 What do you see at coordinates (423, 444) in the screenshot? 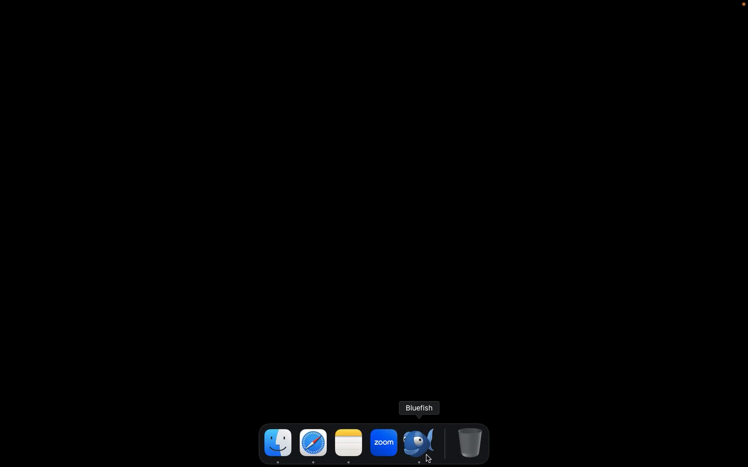
I see `Bluefish` at bounding box center [423, 444].